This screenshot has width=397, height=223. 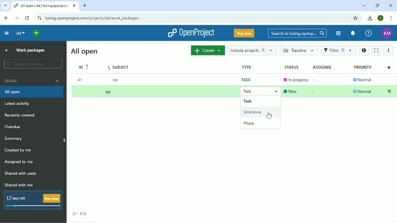 What do you see at coordinates (363, 67) in the screenshot?
I see `Priority` at bounding box center [363, 67].